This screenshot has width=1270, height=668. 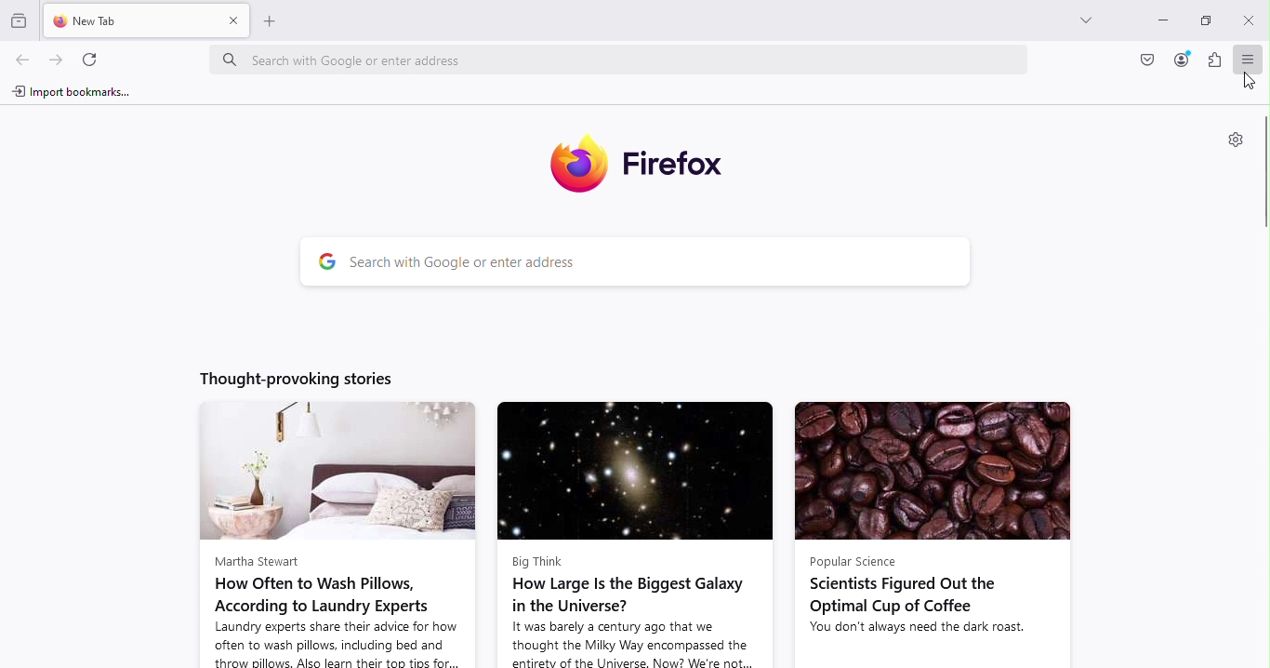 I want to click on Open a new tab, so click(x=274, y=21).